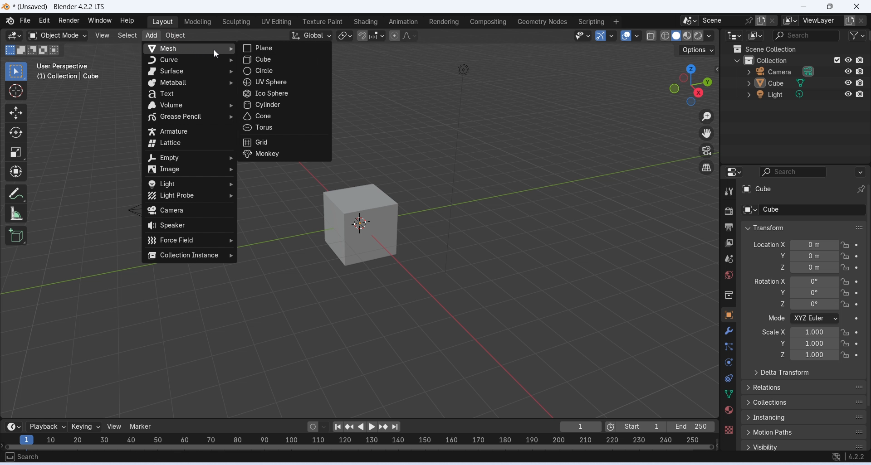 The height and width of the screenshot is (465, 871). What do you see at coordinates (848, 71) in the screenshot?
I see `hide in viewport` at bounding box center [848, 71].